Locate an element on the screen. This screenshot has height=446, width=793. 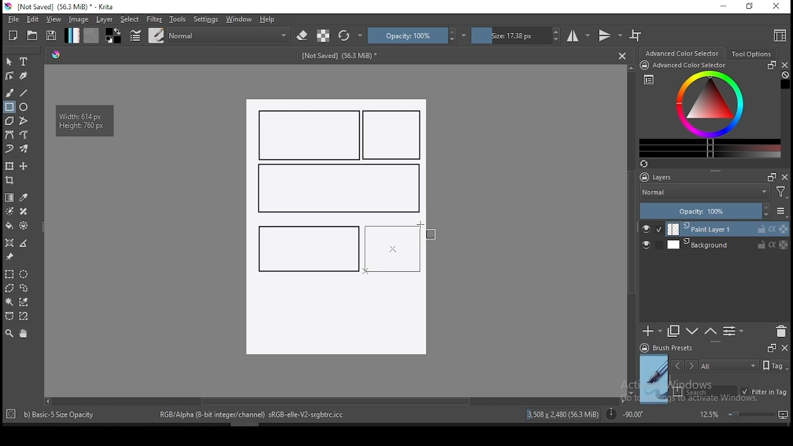
view is located at coordinates (53, 19).